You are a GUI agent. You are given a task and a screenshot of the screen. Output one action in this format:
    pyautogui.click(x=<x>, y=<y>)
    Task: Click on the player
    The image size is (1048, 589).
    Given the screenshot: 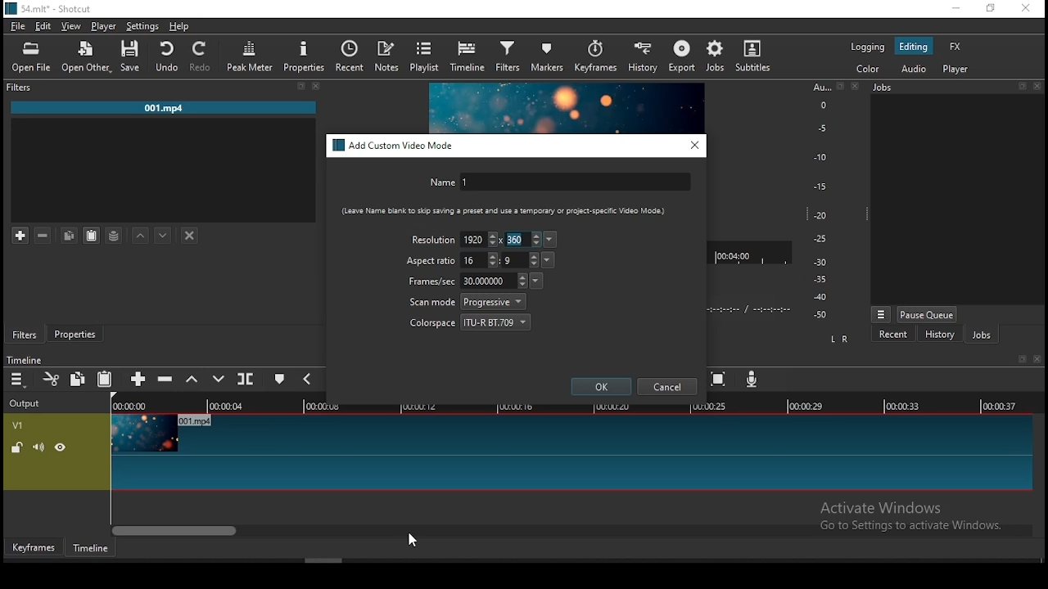 What is the action you would take?
    pyautogui.click(x=958, y=70)
    